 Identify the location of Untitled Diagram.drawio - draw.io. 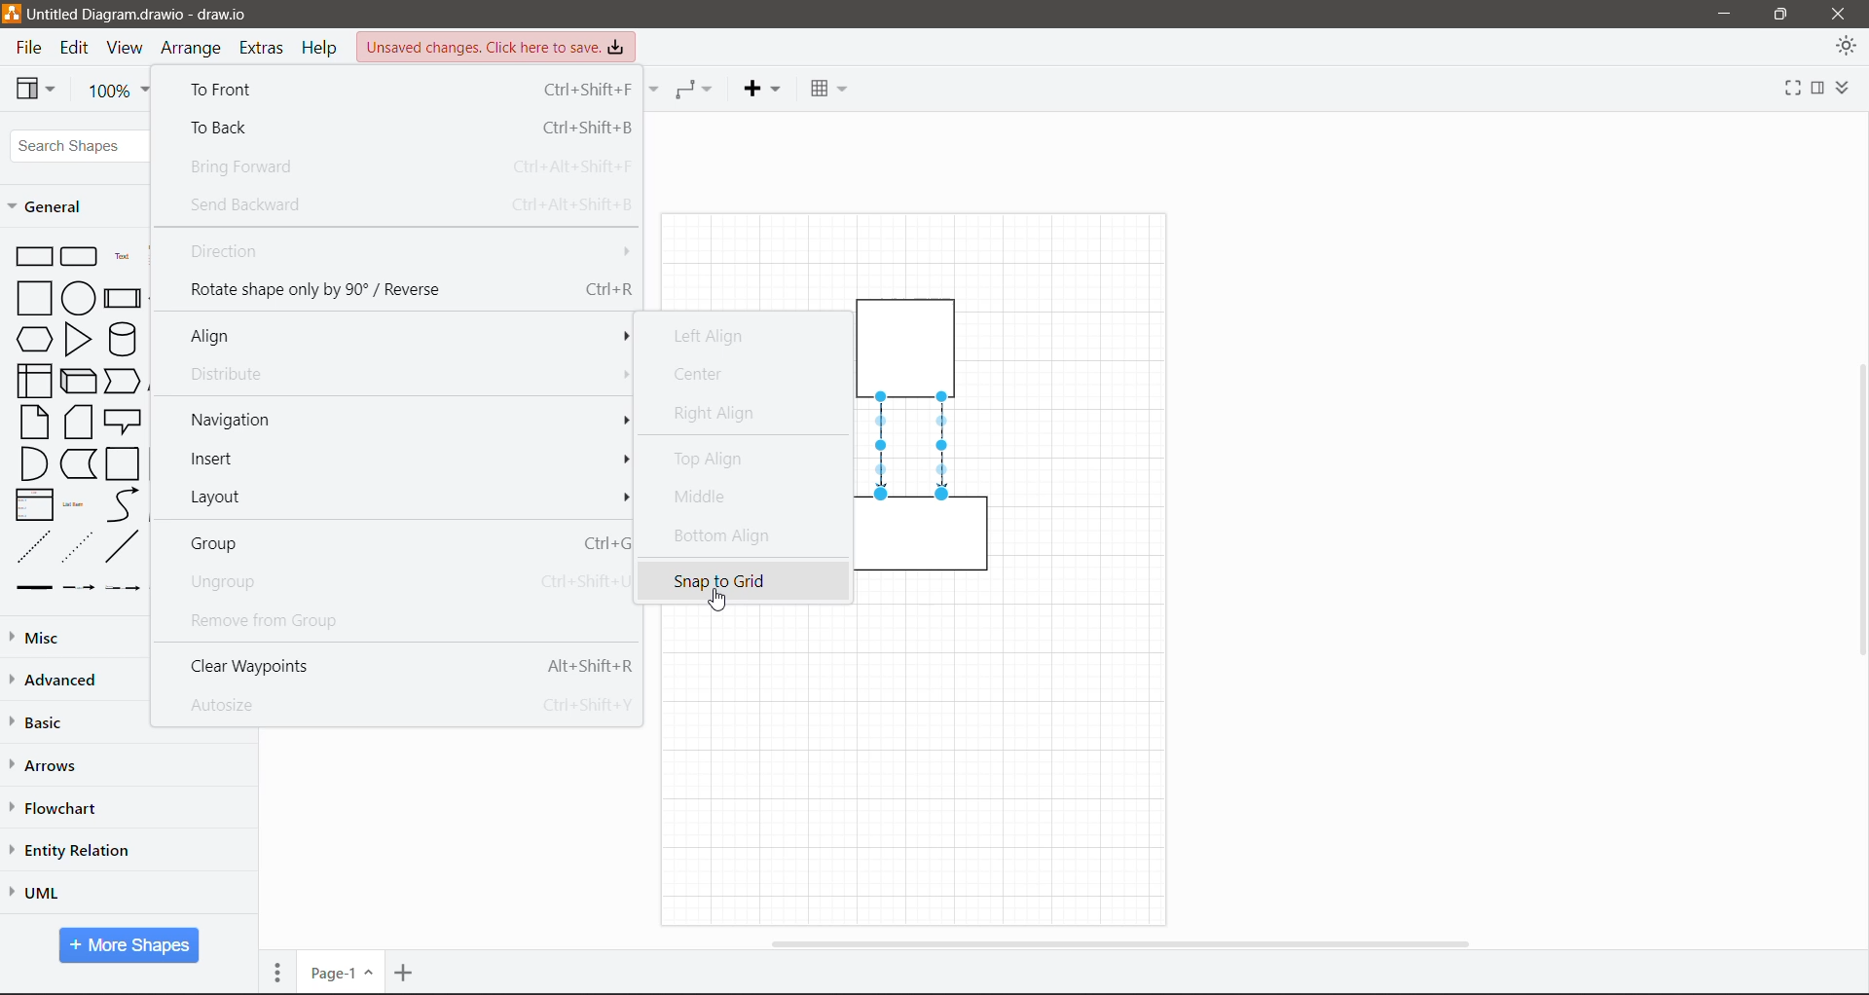
(148, 15).